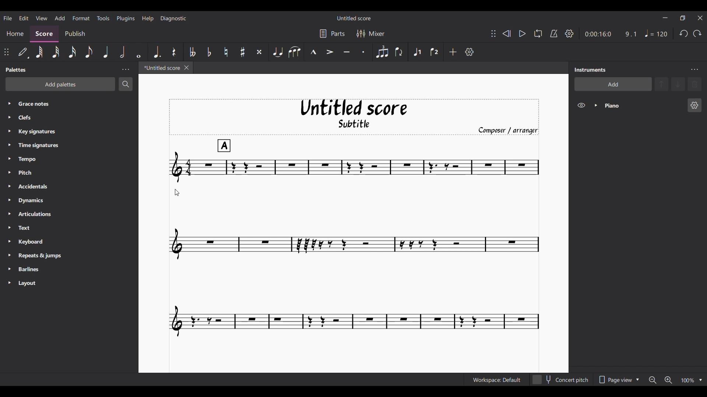 The width and height of the screenshot is (707, 397). I want to click on Diagnostic menu, so click(174, 18).